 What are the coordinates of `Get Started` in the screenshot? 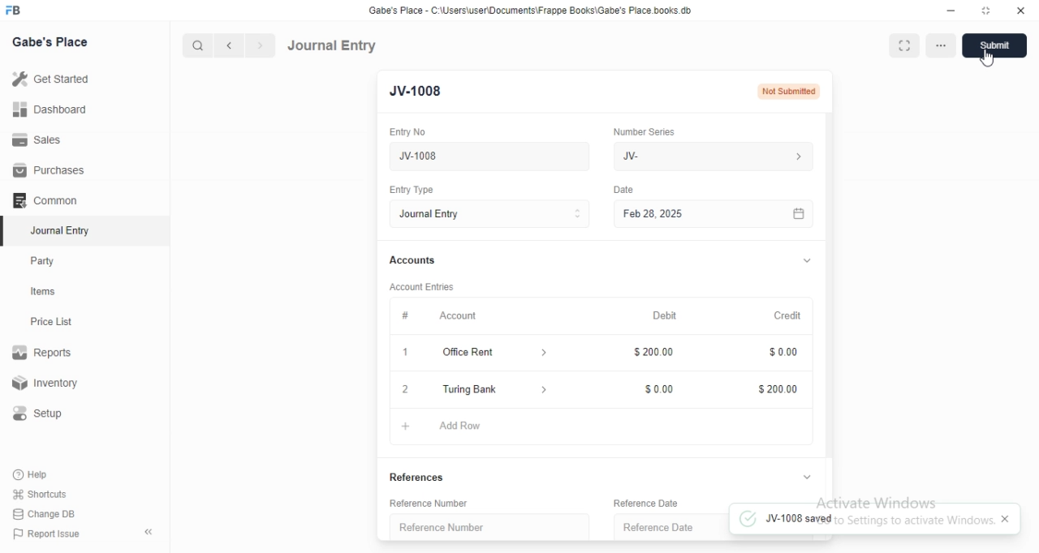 It's located at (50, 80).